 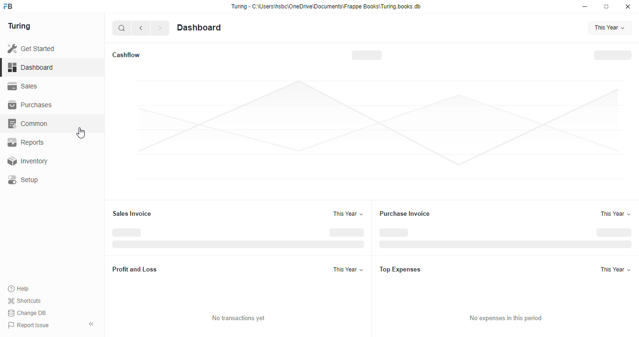 What do you see at coordinates (400, 269) in the screenshot?
I see `top expenses` at bounding box center [400, 269].